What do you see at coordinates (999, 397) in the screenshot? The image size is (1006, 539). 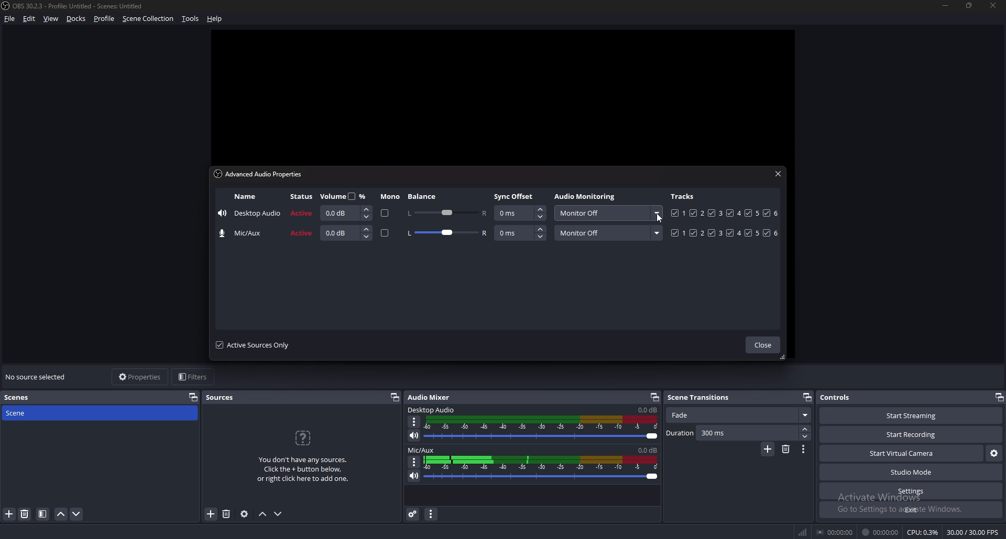 I see `pop out` at bounding box center [999, 397].